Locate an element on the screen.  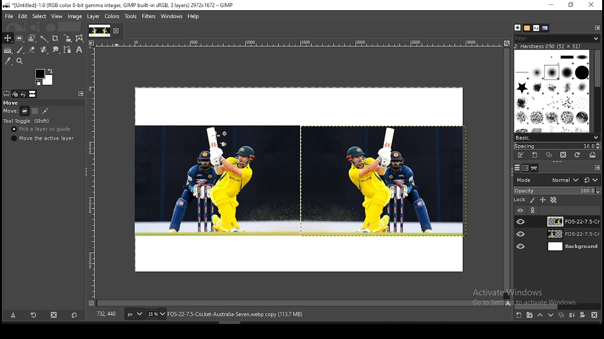
tool options is located at coordinates (7, 93).